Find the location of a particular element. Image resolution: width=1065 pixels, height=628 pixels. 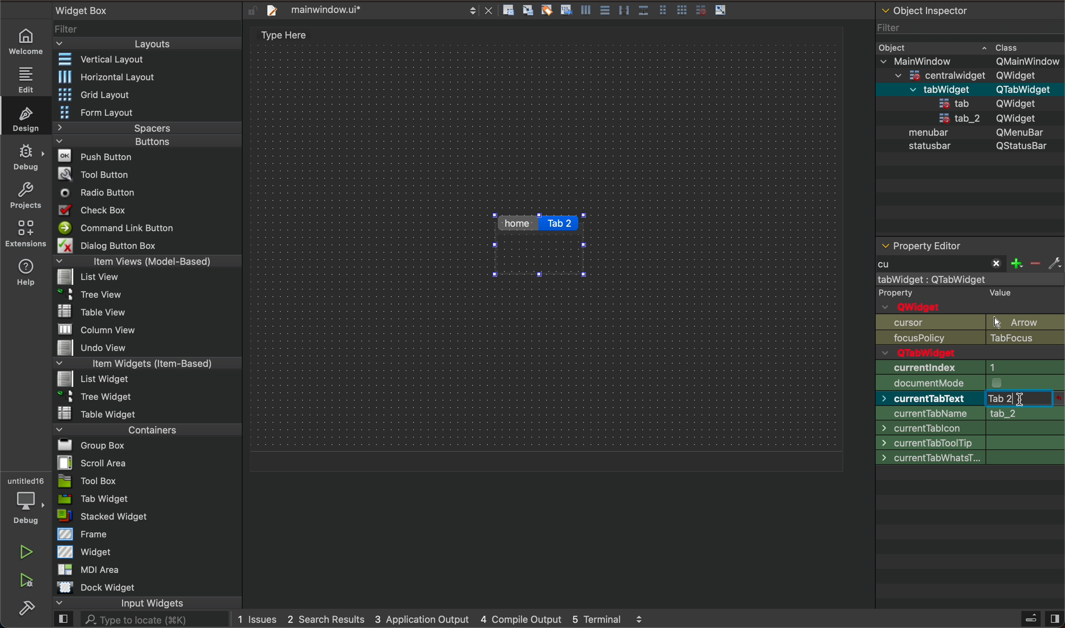

min size is located at coordinates (971, 398).